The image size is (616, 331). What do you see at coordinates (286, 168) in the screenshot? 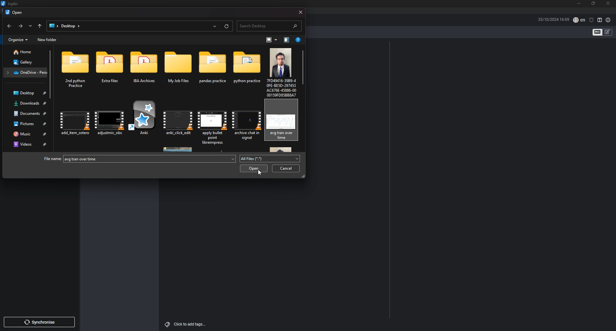
I see `cancel` at bounding box center [286, 168].